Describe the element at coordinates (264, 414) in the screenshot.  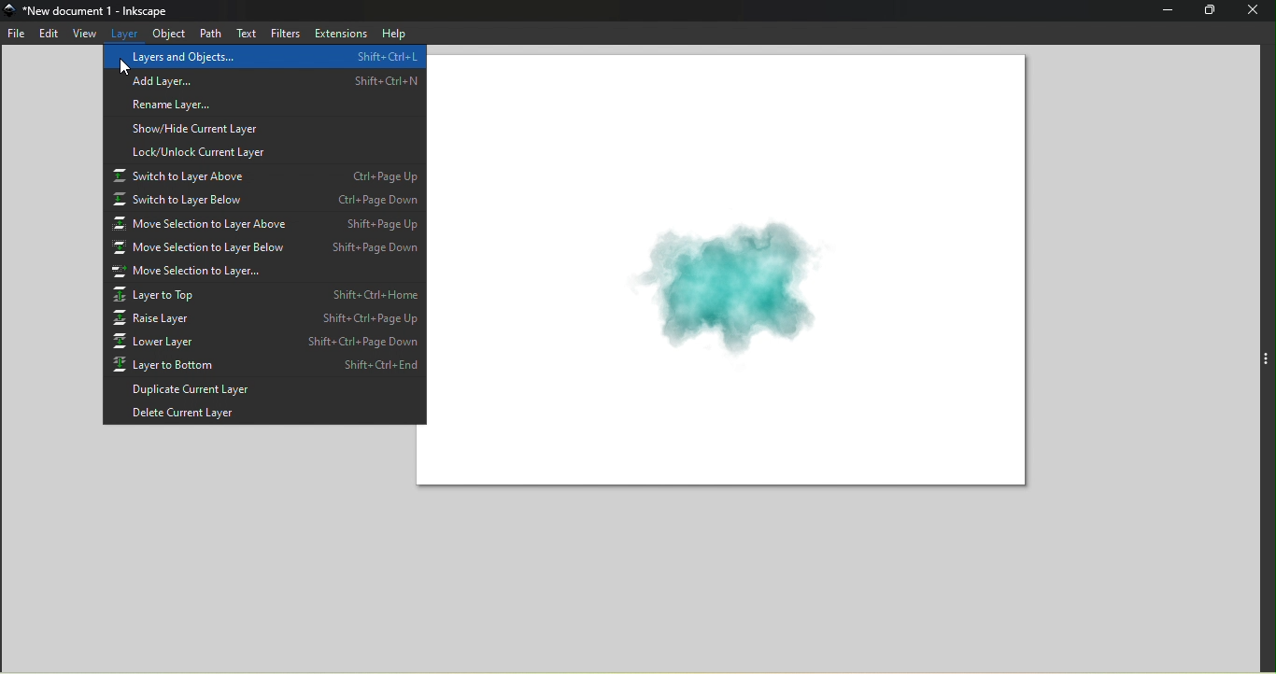
I see `Delete current layer` at that location.